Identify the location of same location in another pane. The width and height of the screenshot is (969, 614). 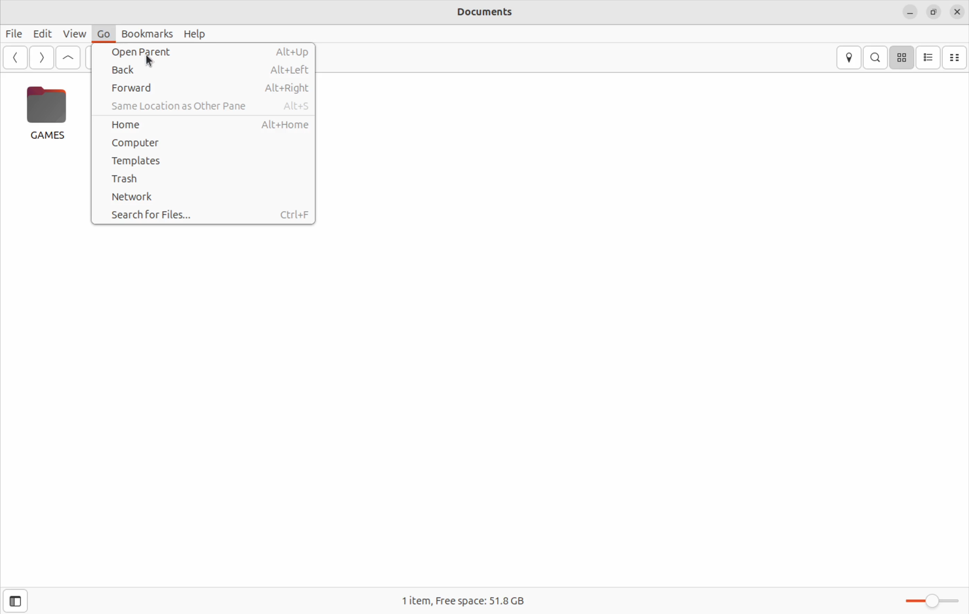
(212, 106).